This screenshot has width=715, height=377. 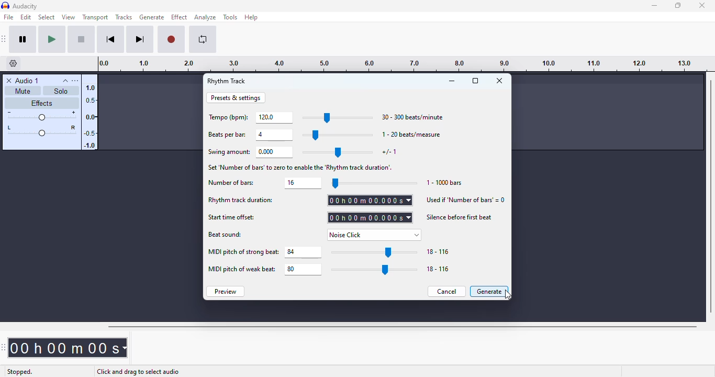 What do you see at coordinates (398, 64) in the screenshot?
I see `timeline` at bounding box center [398, 64].